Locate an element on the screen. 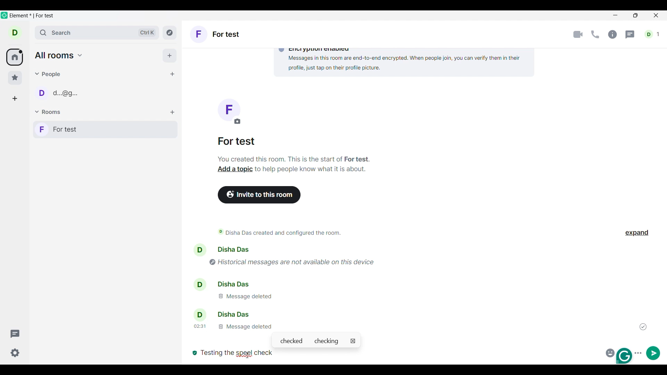 This screenshot has width=667, height=375. to help people know what it is about is located at coordinates (312, 171).